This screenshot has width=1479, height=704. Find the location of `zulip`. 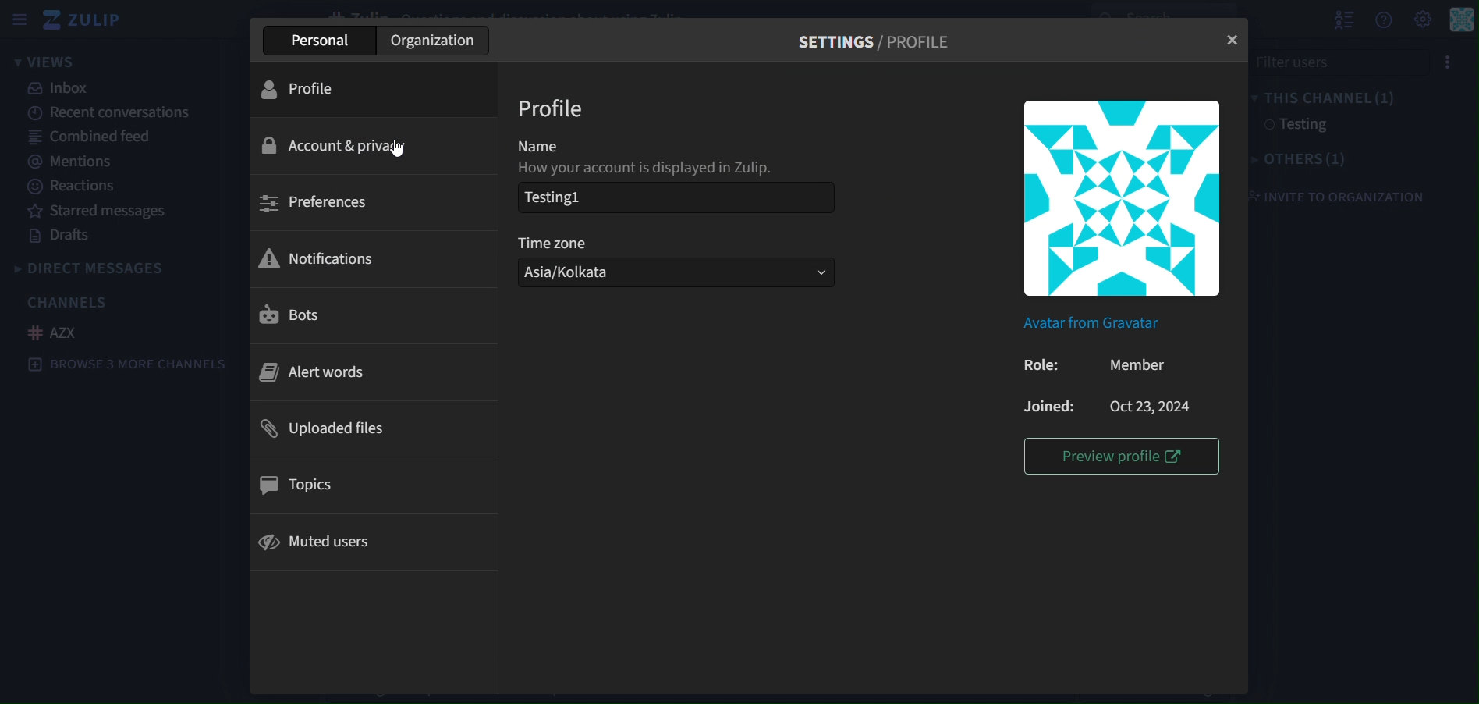

zulip is located at coordinates (82, 20).